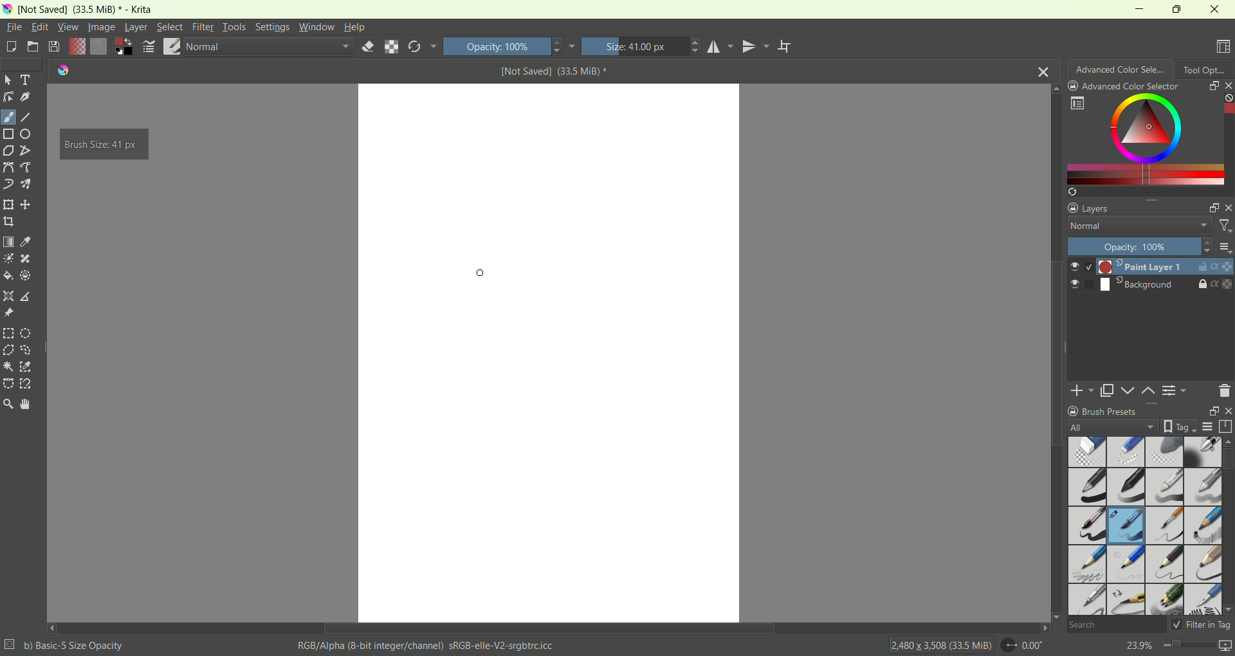  What do you see at coordinates (940, 644) in the screenshot?
I see `12,480 x 3,508 (33.5 MiB)` at bounding box center [940, 644].